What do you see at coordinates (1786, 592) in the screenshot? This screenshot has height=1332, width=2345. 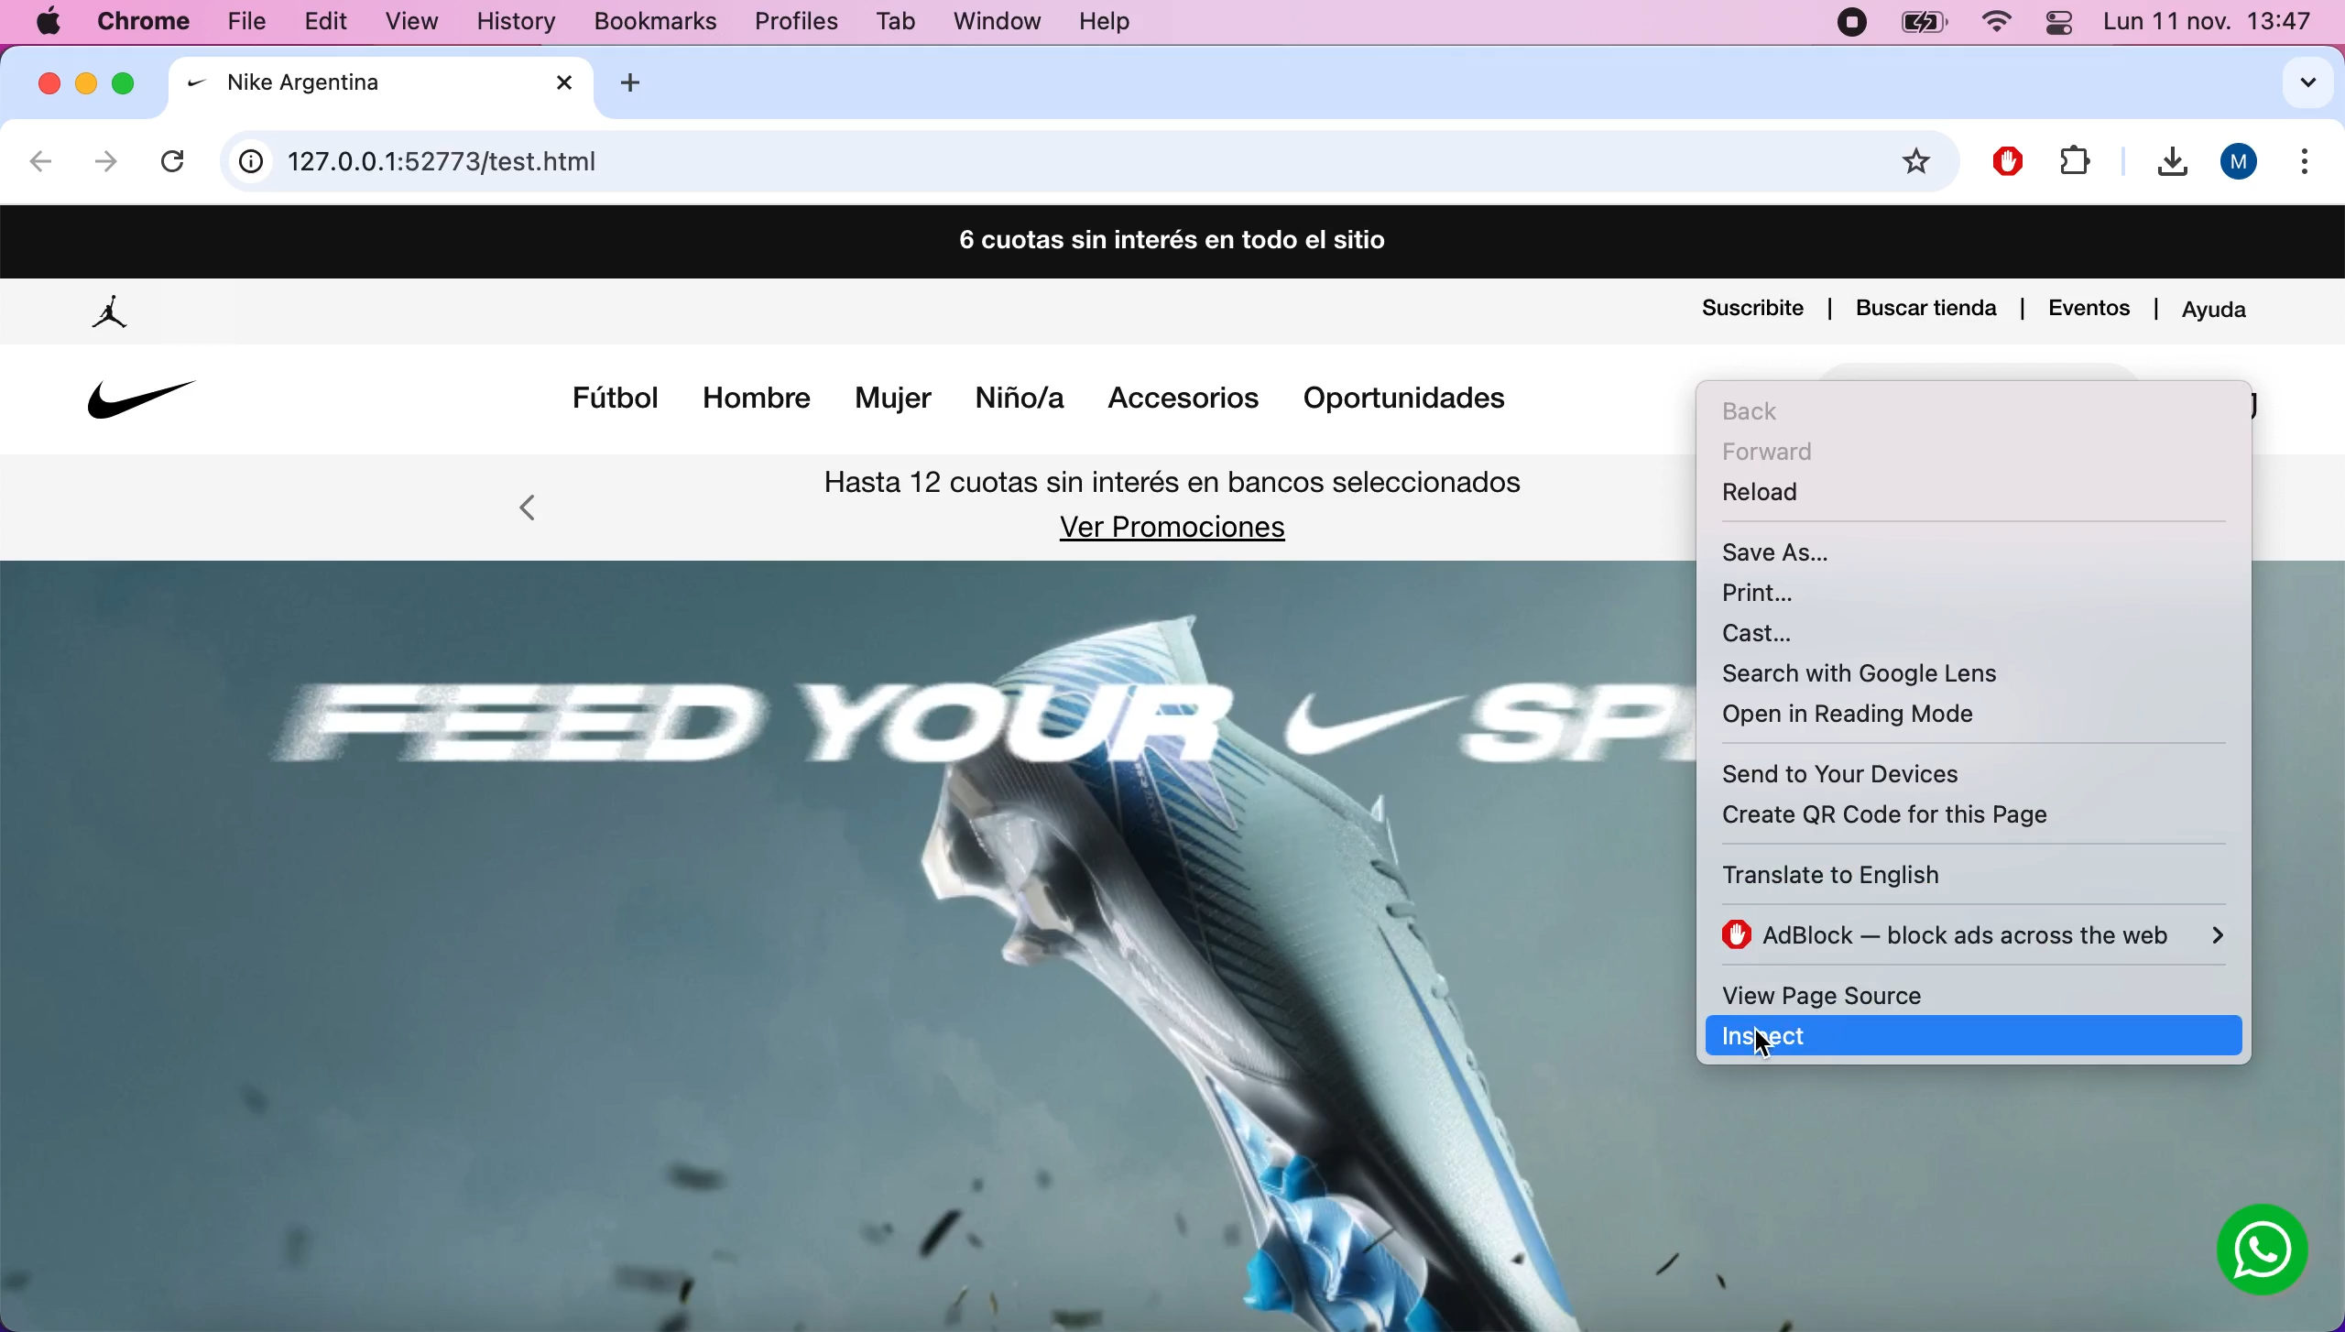 I see `print` at bounding box center [1786, 592].